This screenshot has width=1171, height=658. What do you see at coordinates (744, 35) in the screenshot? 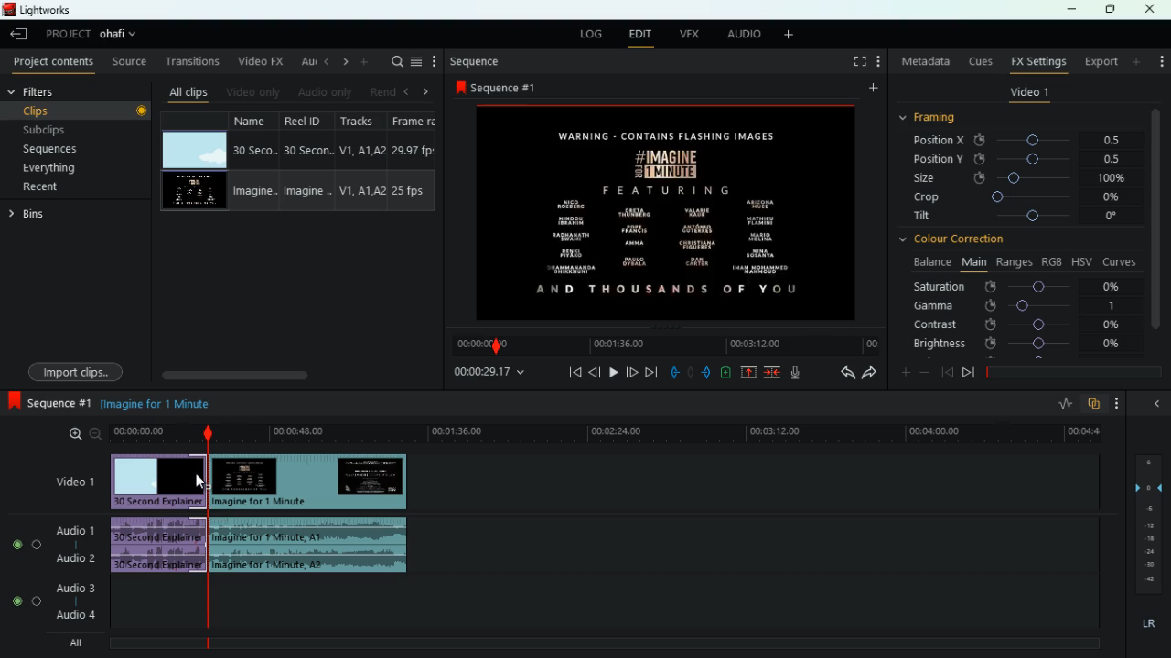
I see `audio` at bounding box center [744, 35].